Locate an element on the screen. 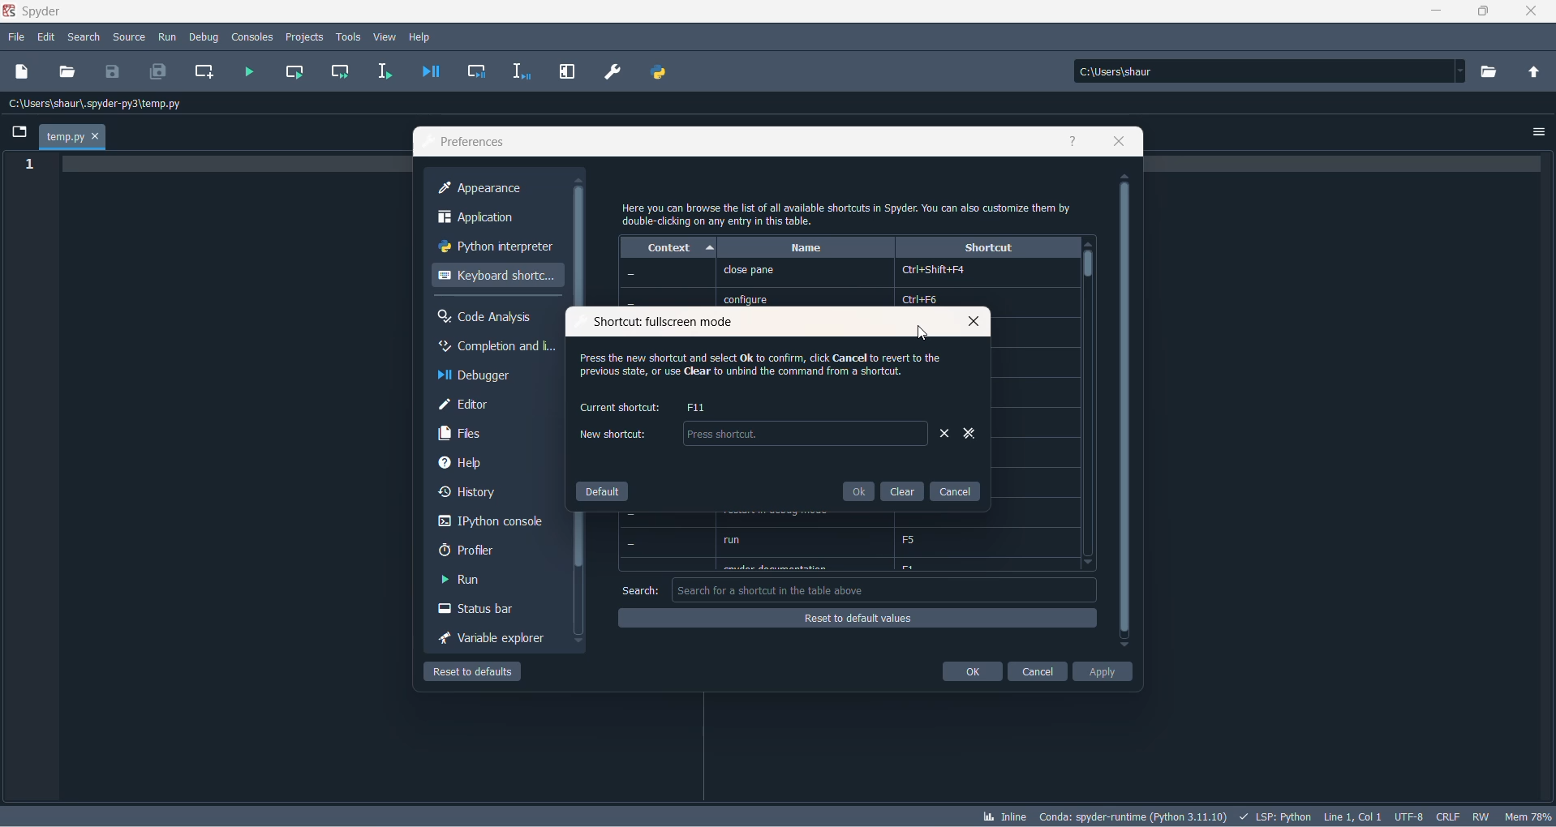 The height and width of the screenshot is (827, 1556). keyboard shortcut is located at coordinates (496, 276).